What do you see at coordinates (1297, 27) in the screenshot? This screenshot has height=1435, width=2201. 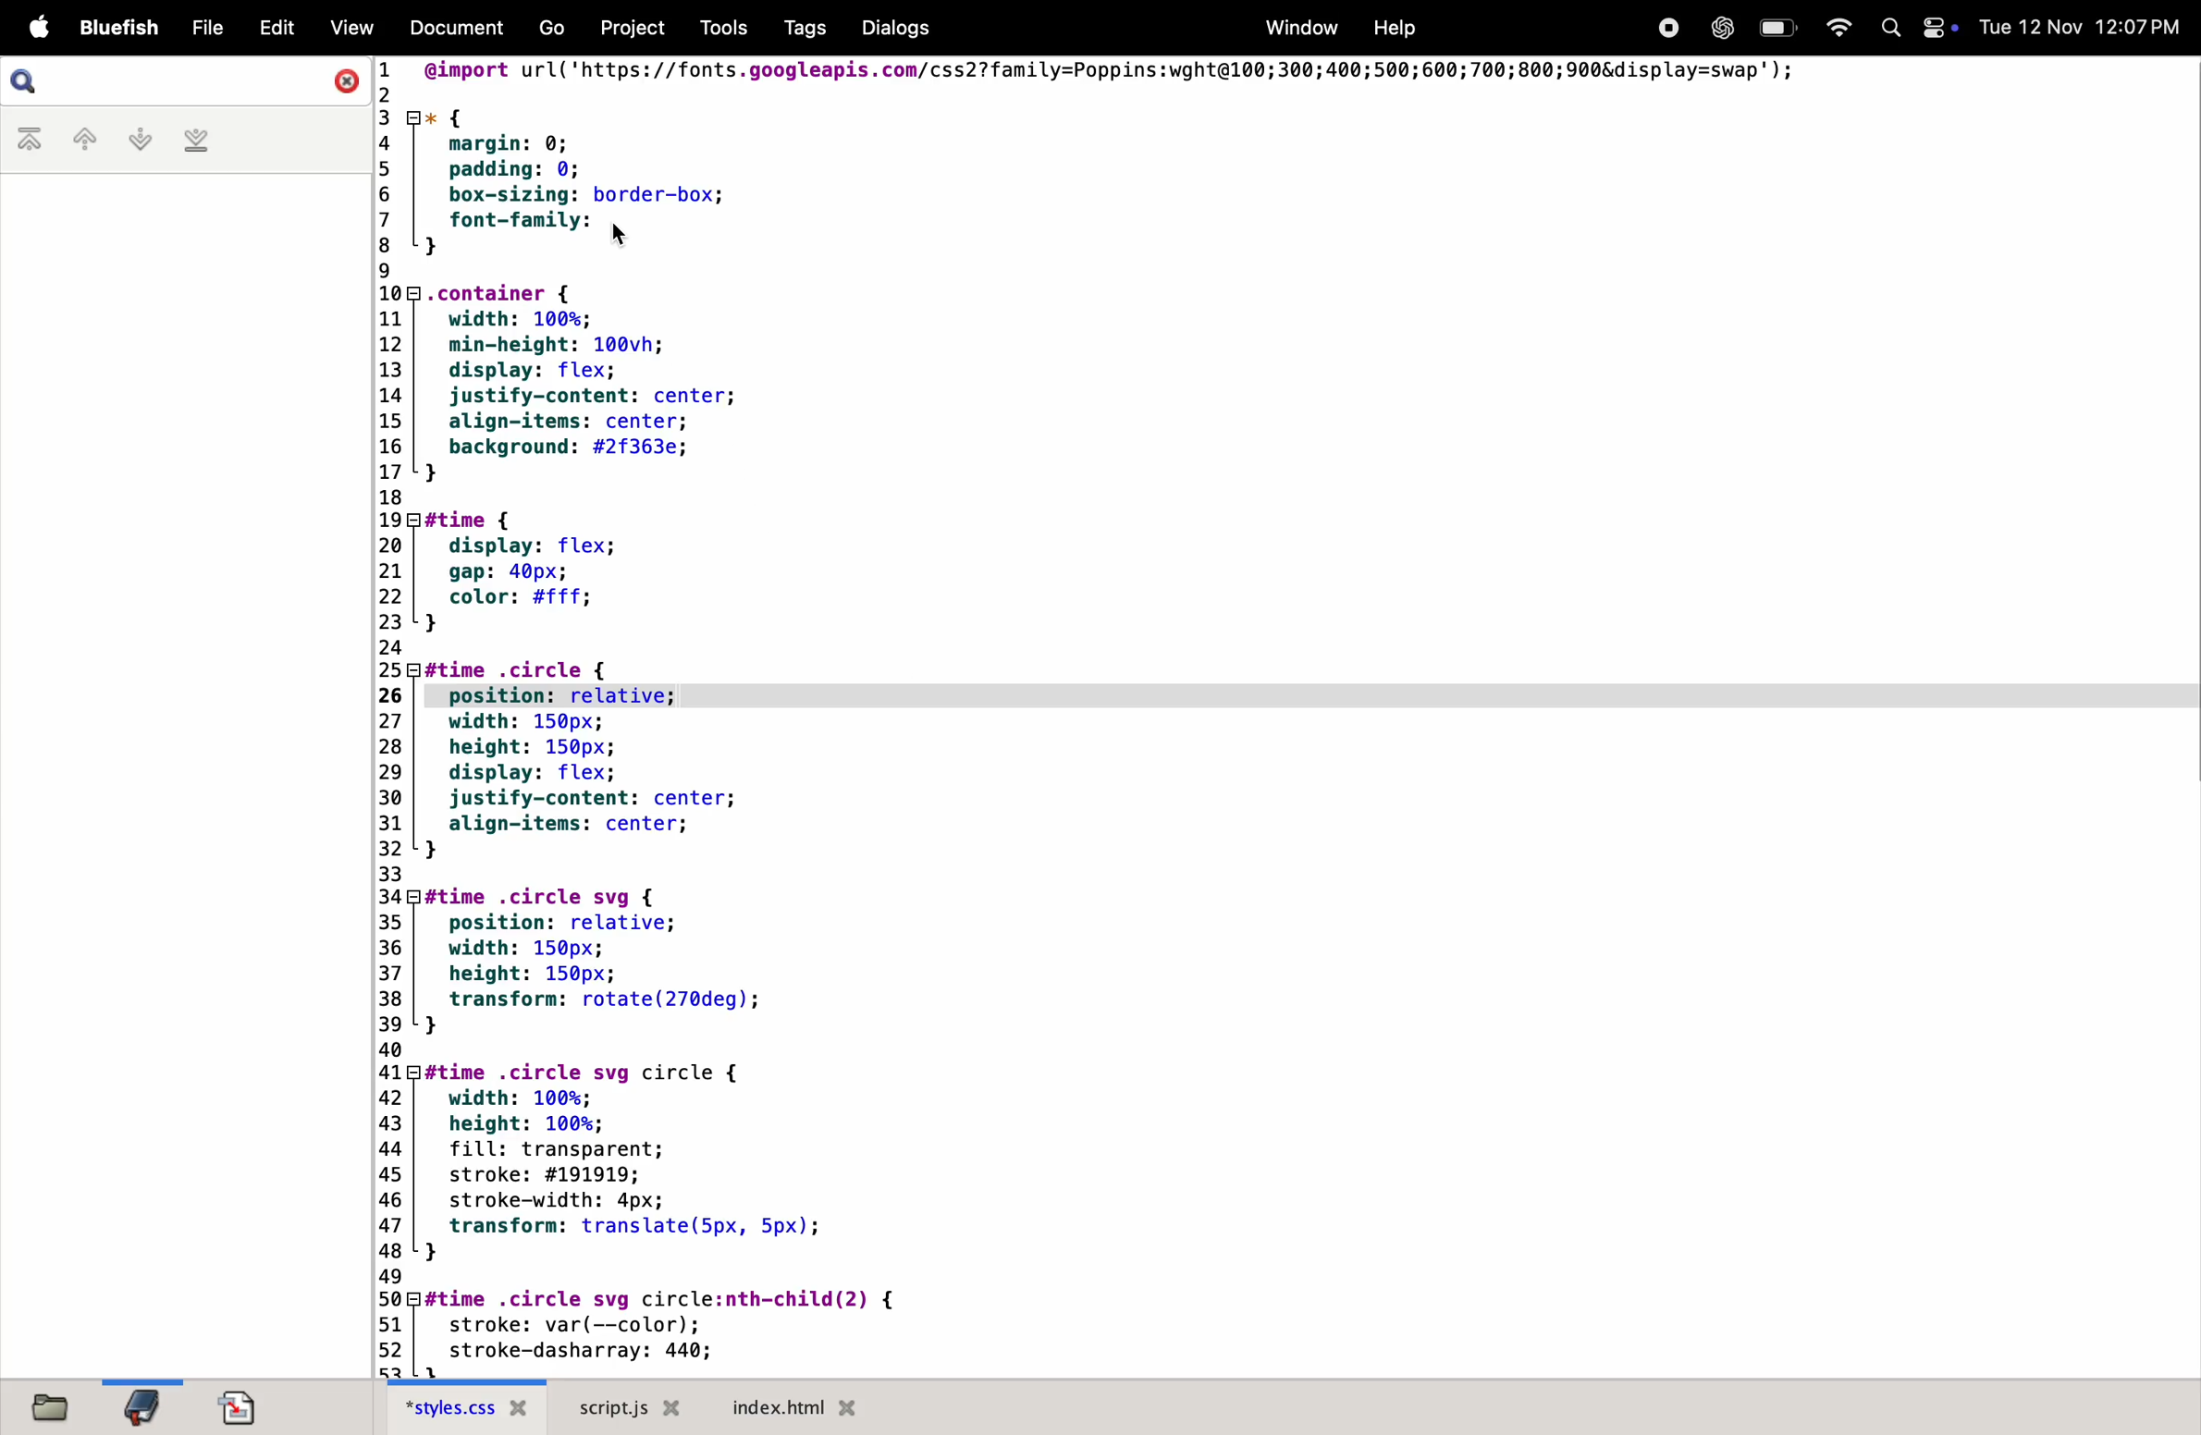 I see `window` at bounding box center [1297, 27].